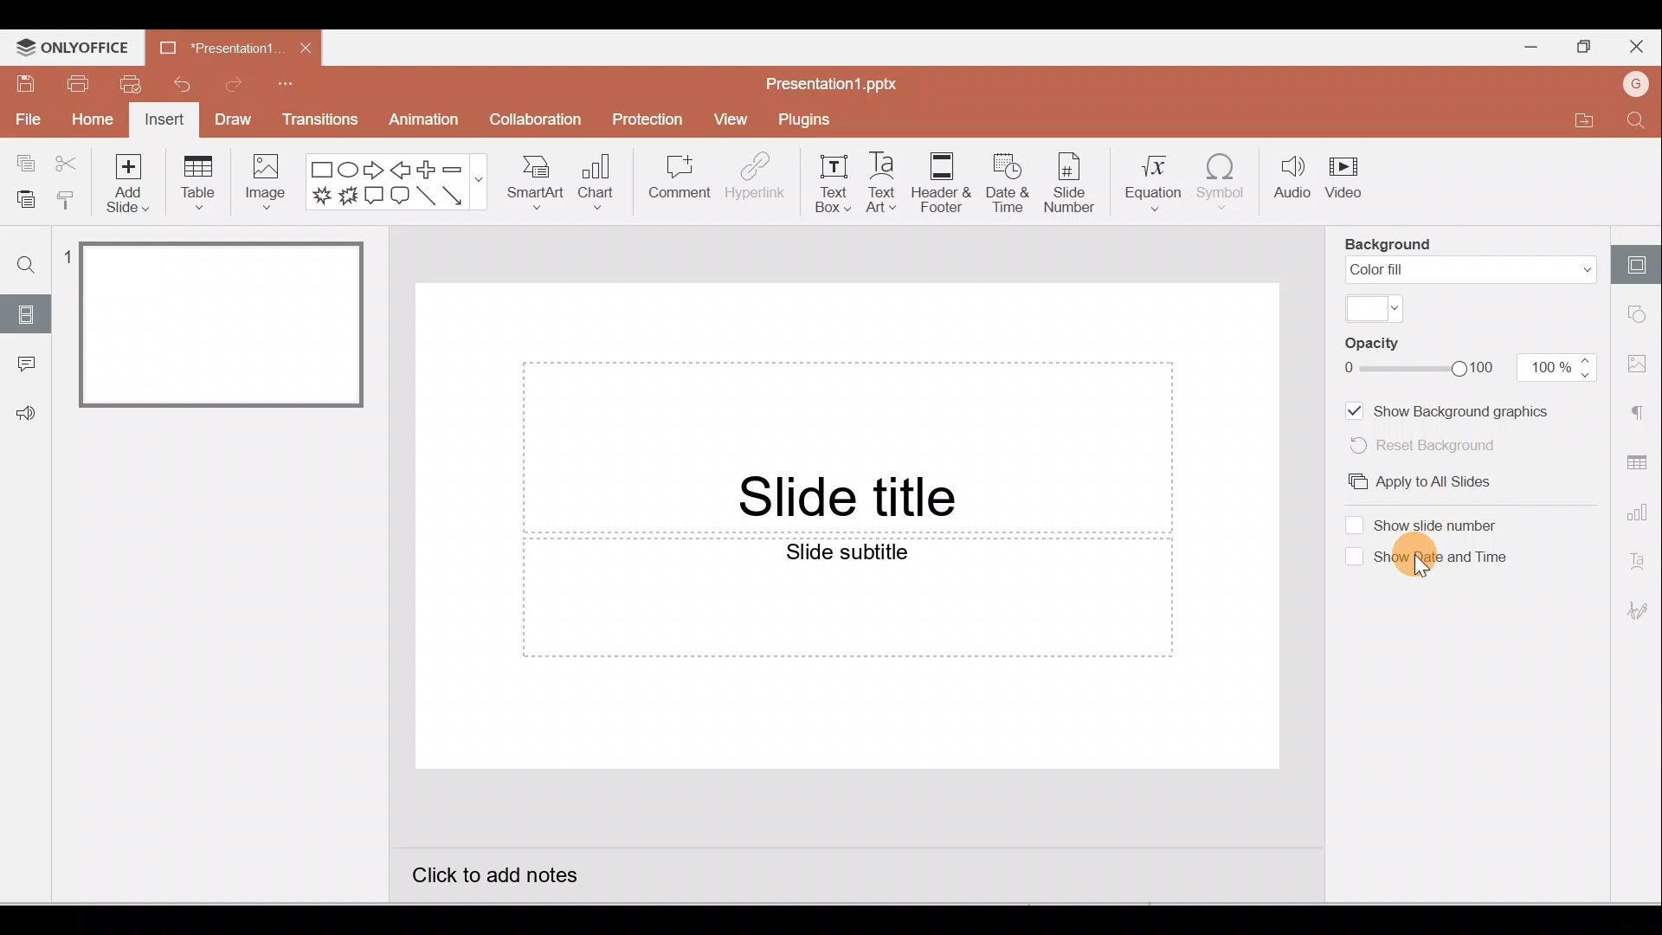 The width and height of the screenshot is (1662, 935). I want to click on Comment, so click(681, 184).